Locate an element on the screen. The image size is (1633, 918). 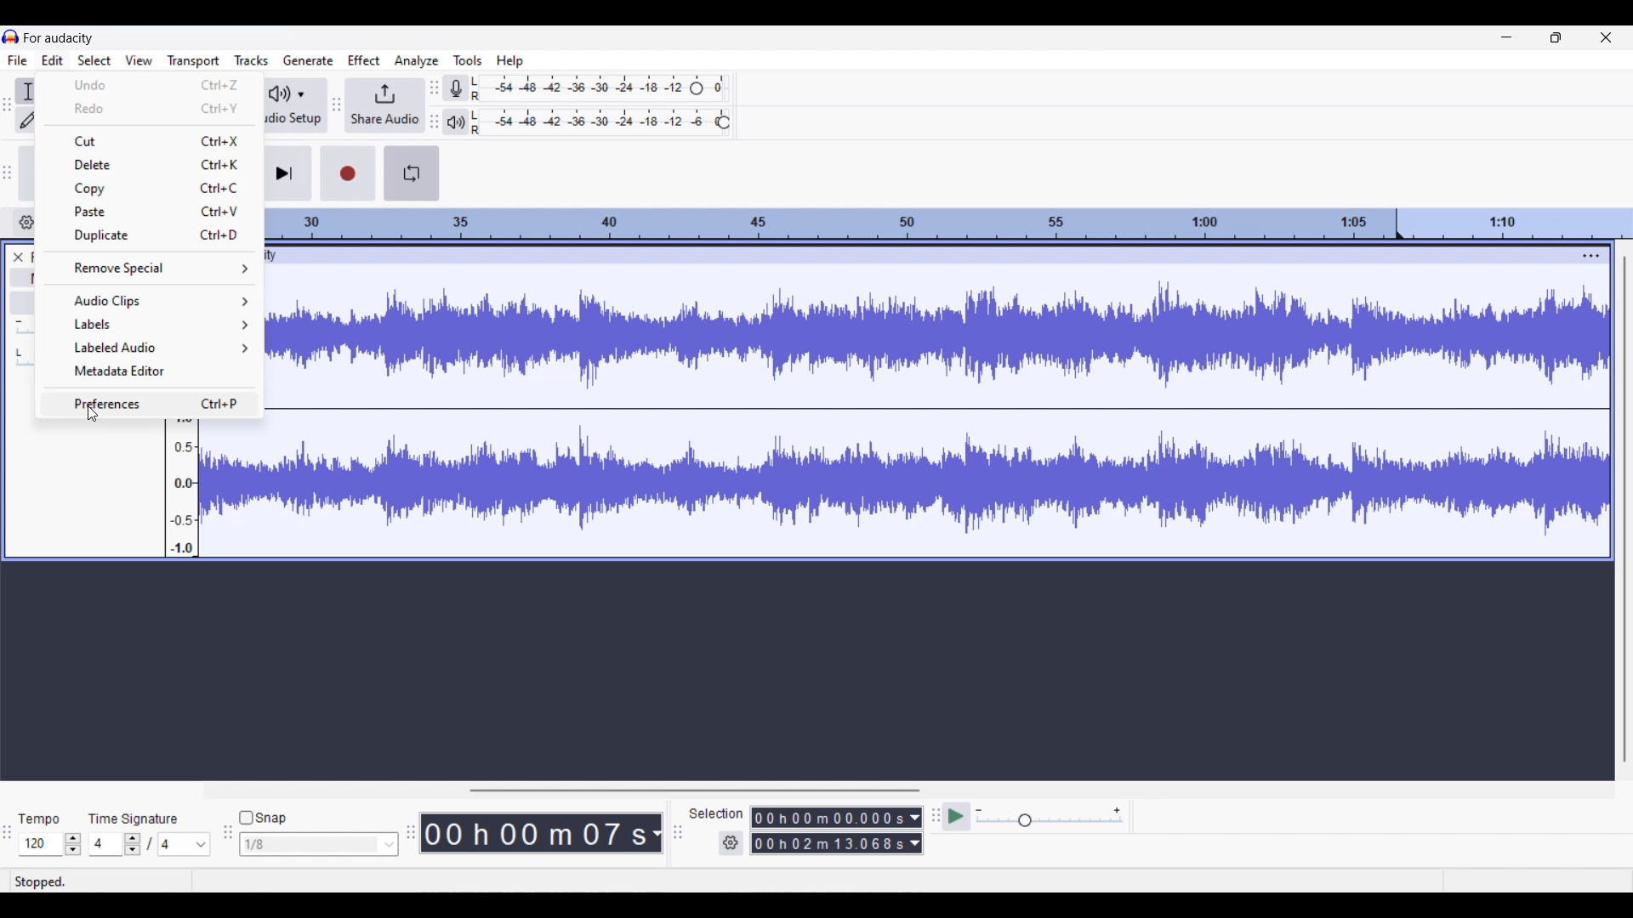
Undo is located at coordinates (151, 84).